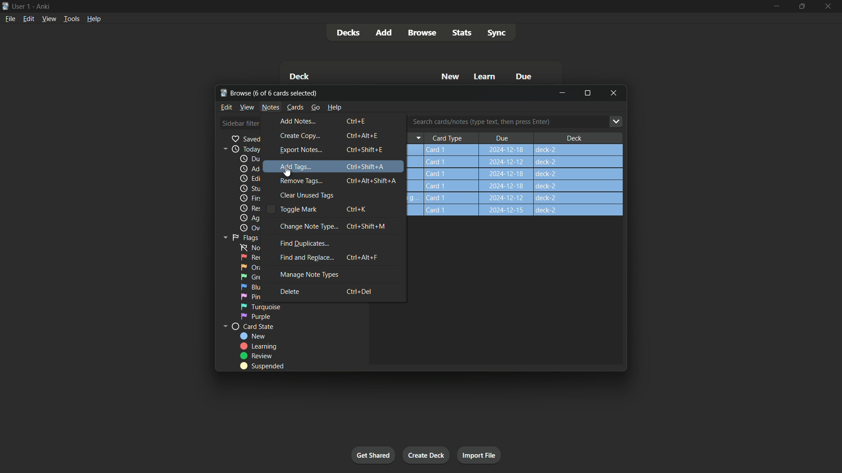 The width and height of the screenshot is (842, 473). I want to click on Ctrl + Shift + M, so click(366, 226).